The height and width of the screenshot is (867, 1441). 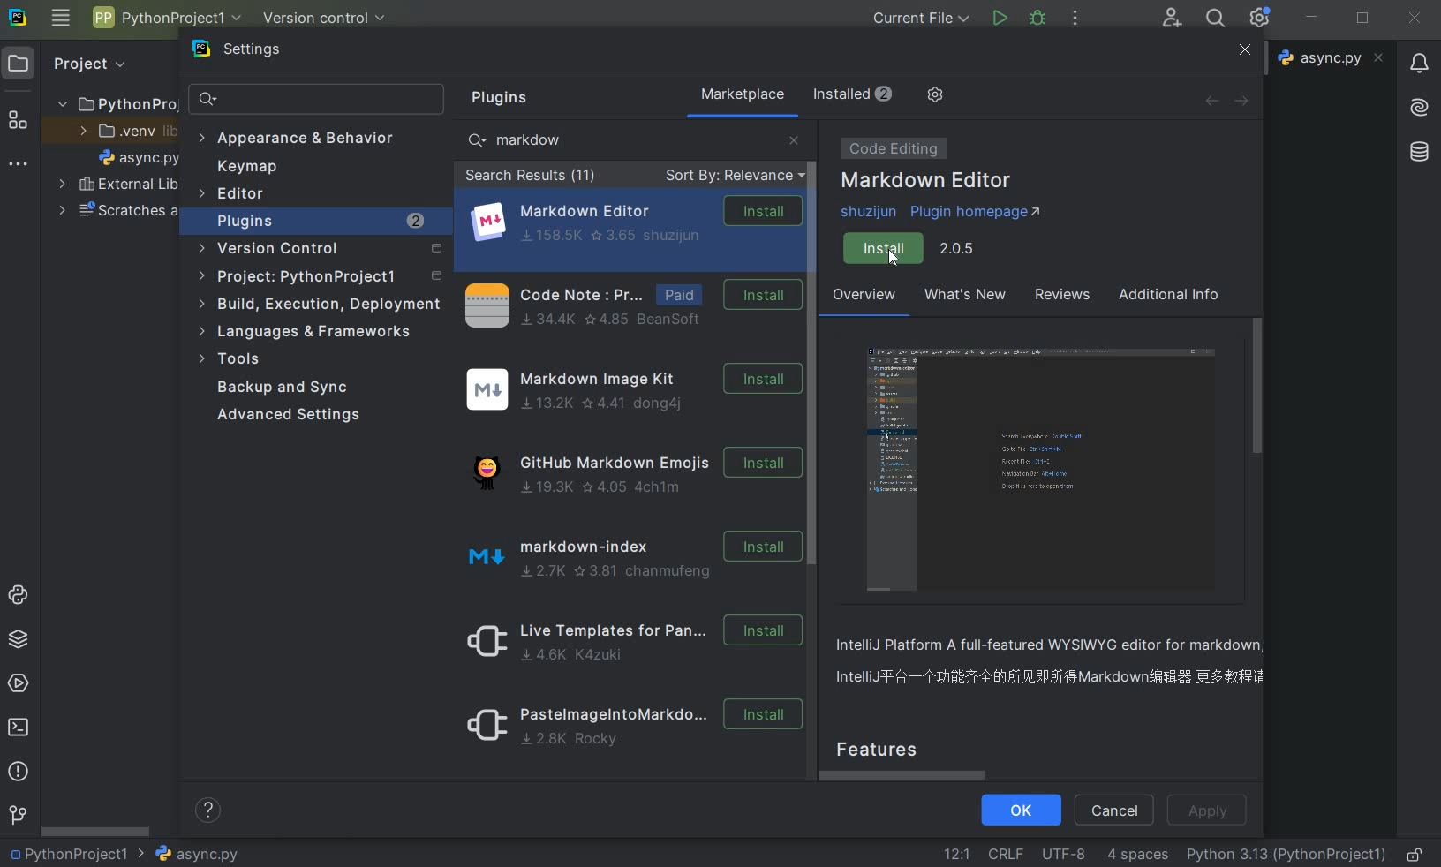 I want to click on Project name, so click(x=78, y=853).